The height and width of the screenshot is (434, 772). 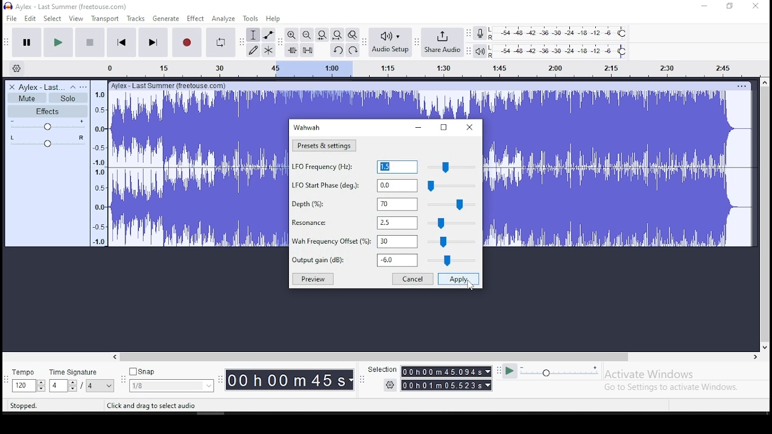 What do you see at coordinates (756, 7) in the screenshot?
I see `close window` at bounding box center [756, 7].